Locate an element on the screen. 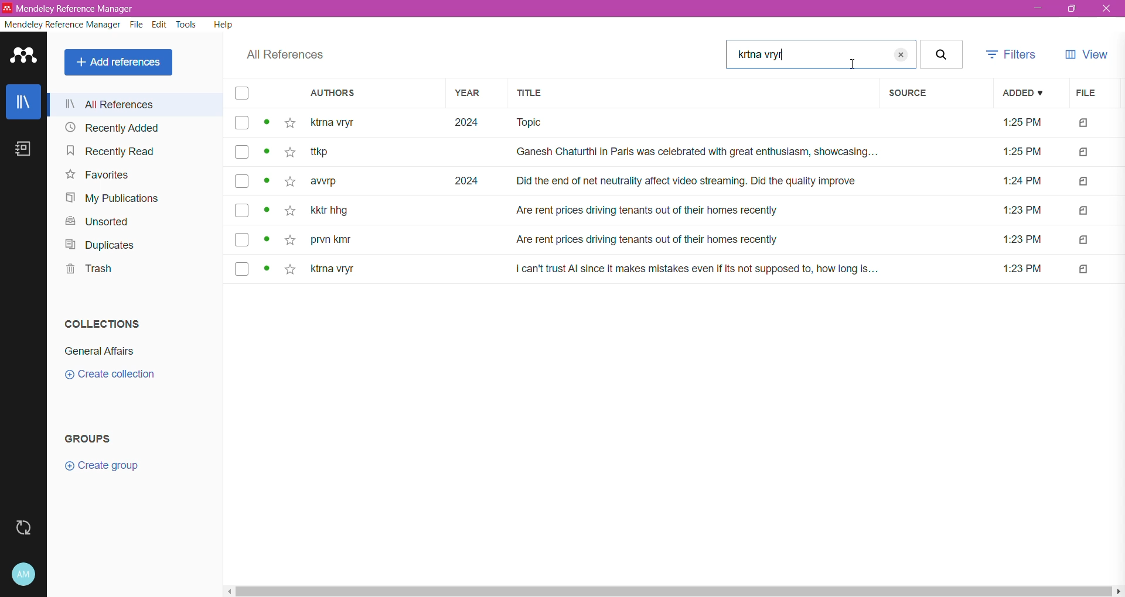 The image size is (1125, 597). select file is located at coordinates (240, 239).